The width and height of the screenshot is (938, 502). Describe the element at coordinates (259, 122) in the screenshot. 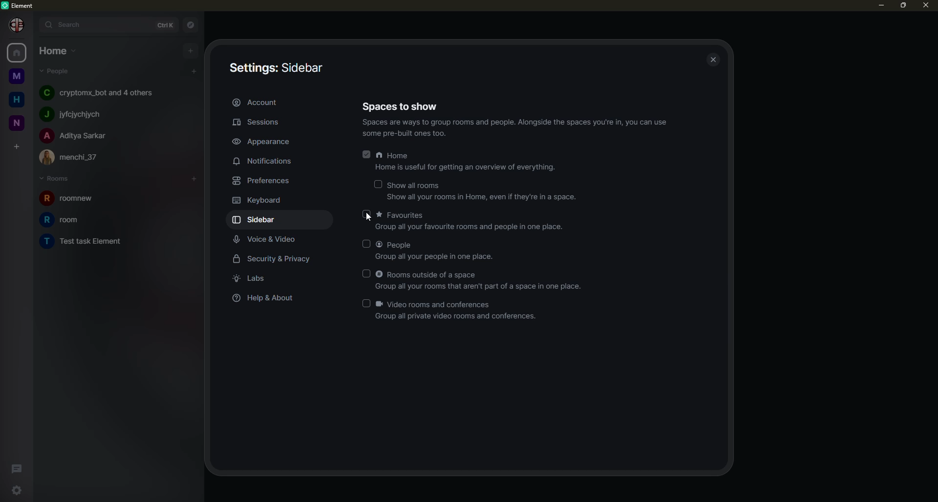

I see `sessions` at that location.